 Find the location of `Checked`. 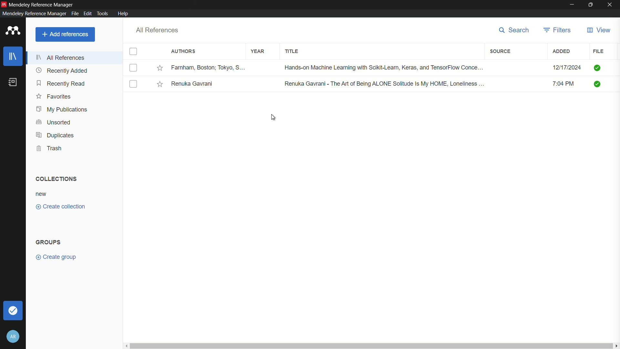

Checked is located at coordinates (597, 69).